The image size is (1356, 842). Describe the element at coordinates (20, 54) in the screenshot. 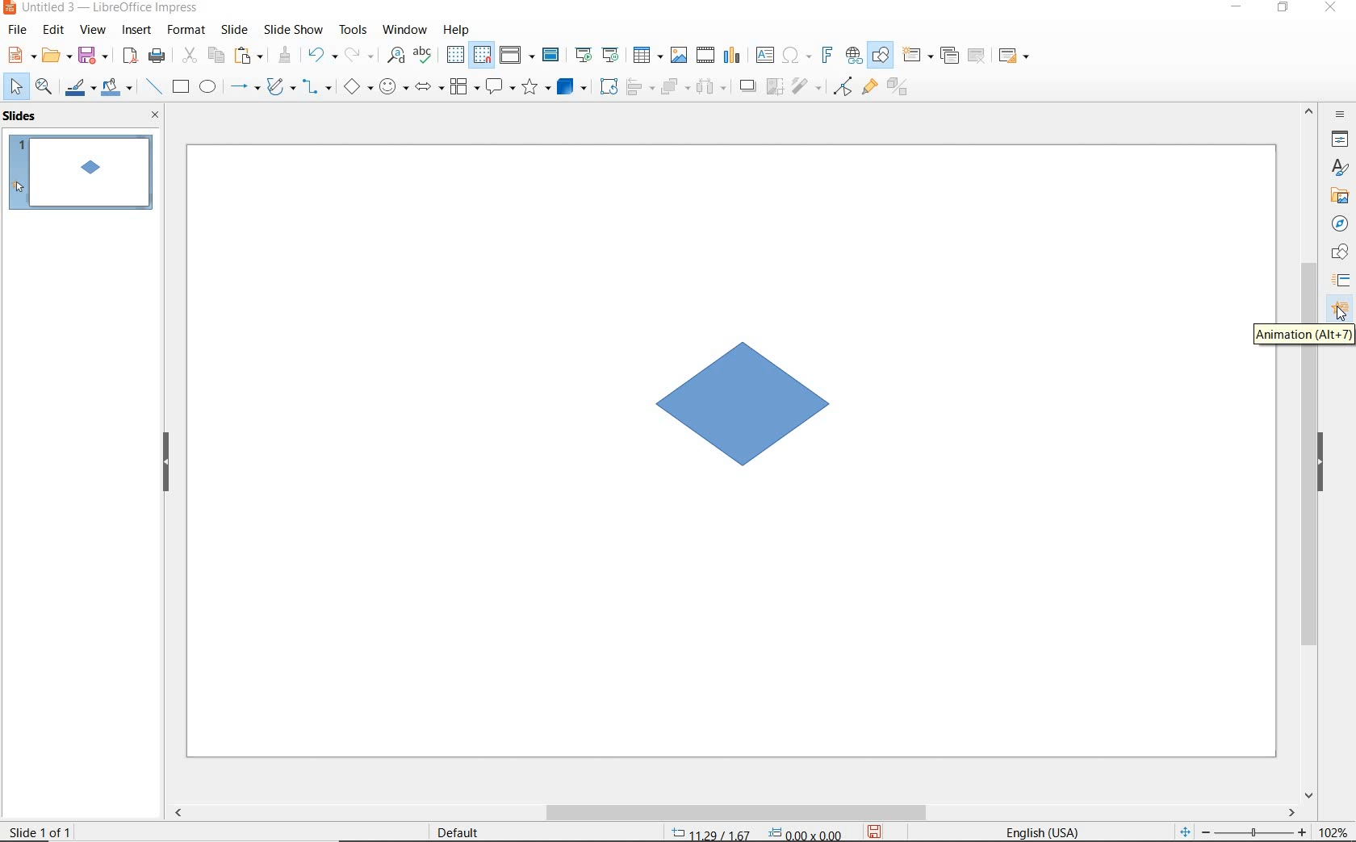

I see `new` at that location.